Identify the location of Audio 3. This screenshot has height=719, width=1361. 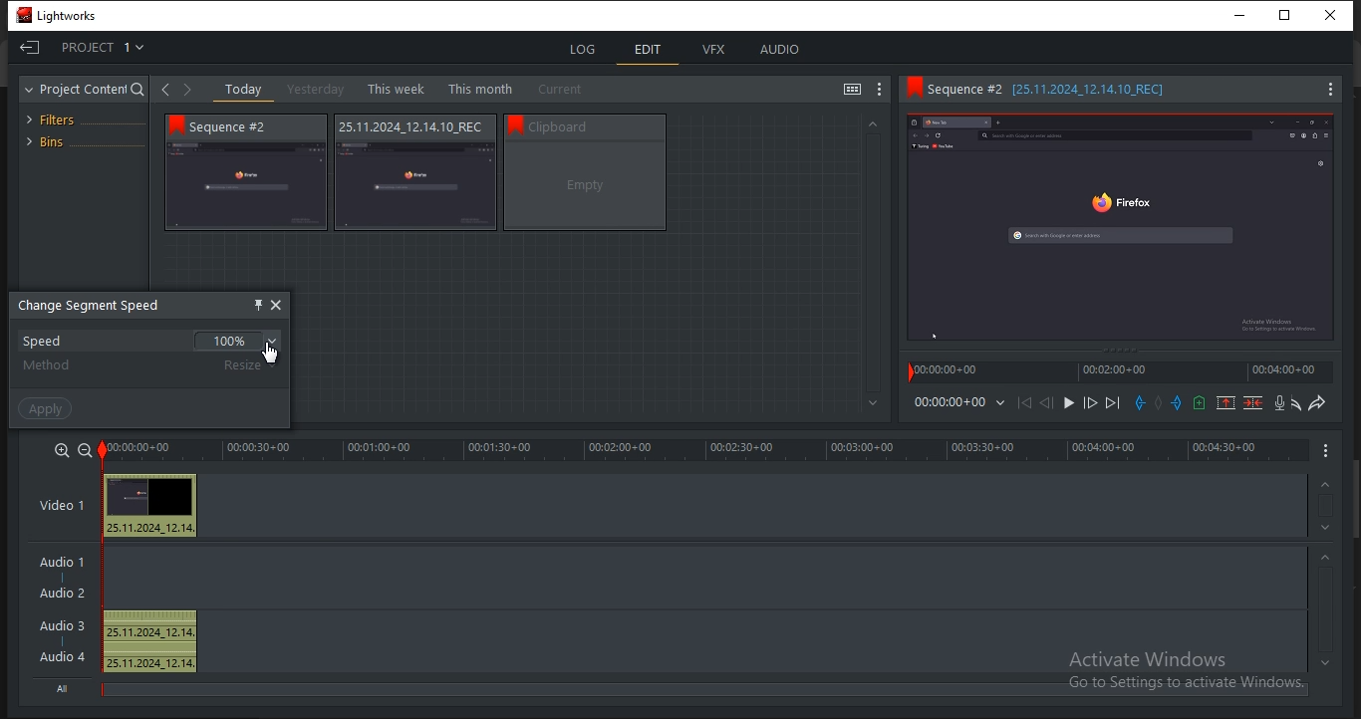
(61, 626).